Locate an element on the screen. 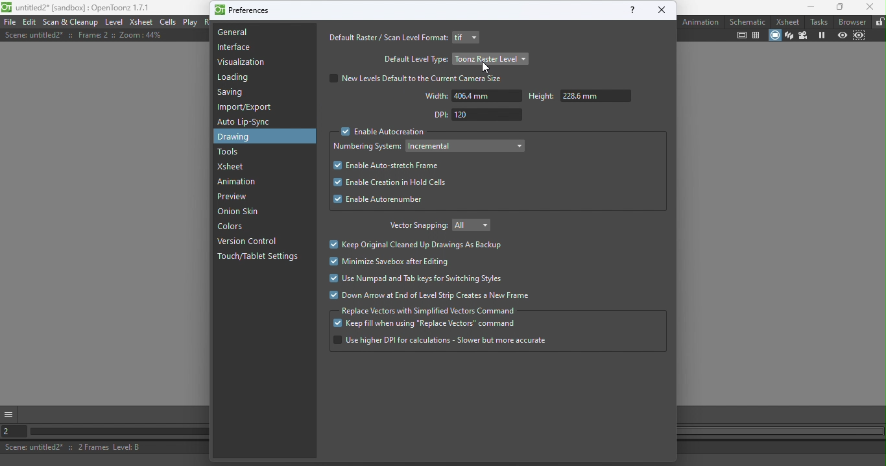 Image resolution: width=886 pixels, height=466 pixels. Cells is located at coordinates (168, 22).